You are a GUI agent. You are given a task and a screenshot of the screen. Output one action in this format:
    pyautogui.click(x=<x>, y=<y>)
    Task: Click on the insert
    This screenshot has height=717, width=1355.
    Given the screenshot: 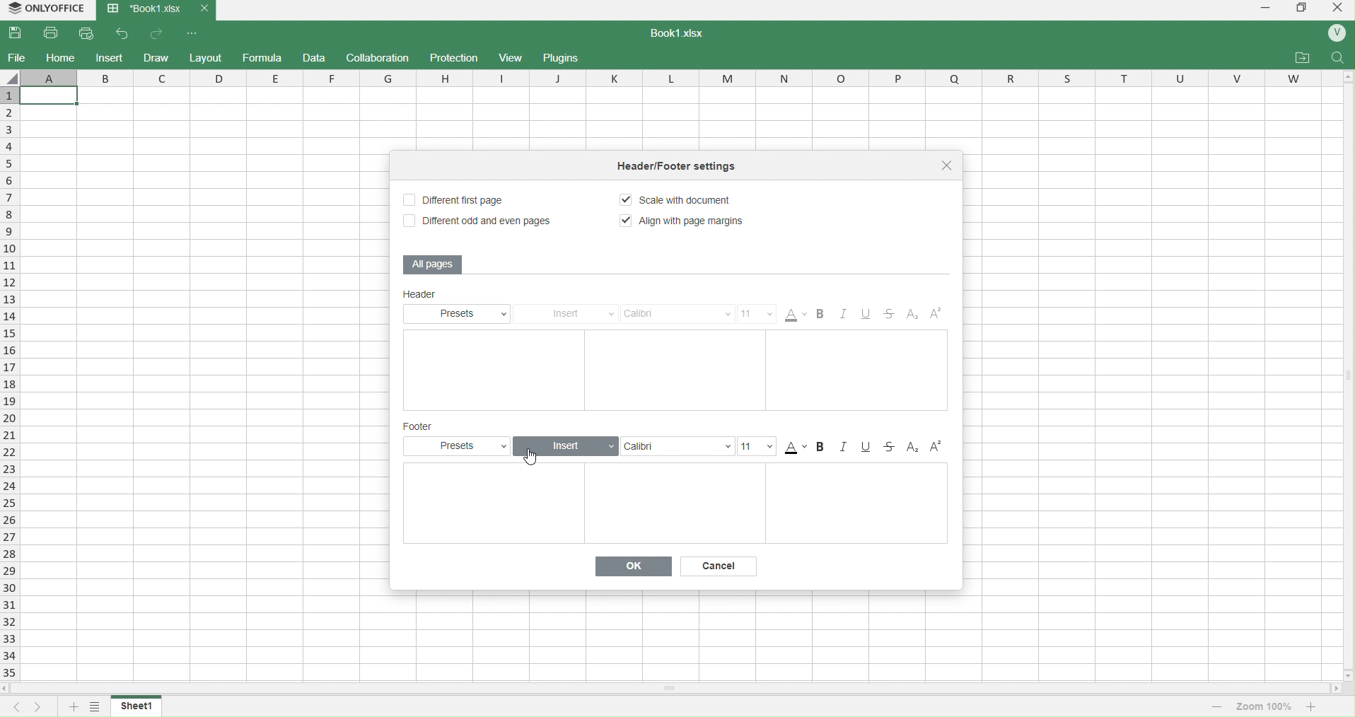 What is the action you would take?
    pyautogui.click(x=109, y=57)
    